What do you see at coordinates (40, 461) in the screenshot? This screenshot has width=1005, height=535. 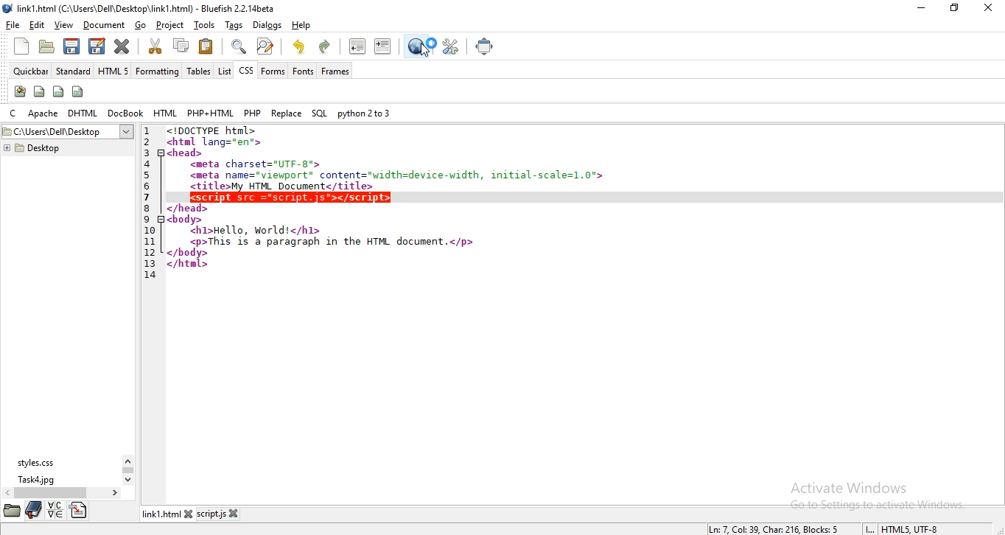 I see `styles` at bounding box center [40, 461].